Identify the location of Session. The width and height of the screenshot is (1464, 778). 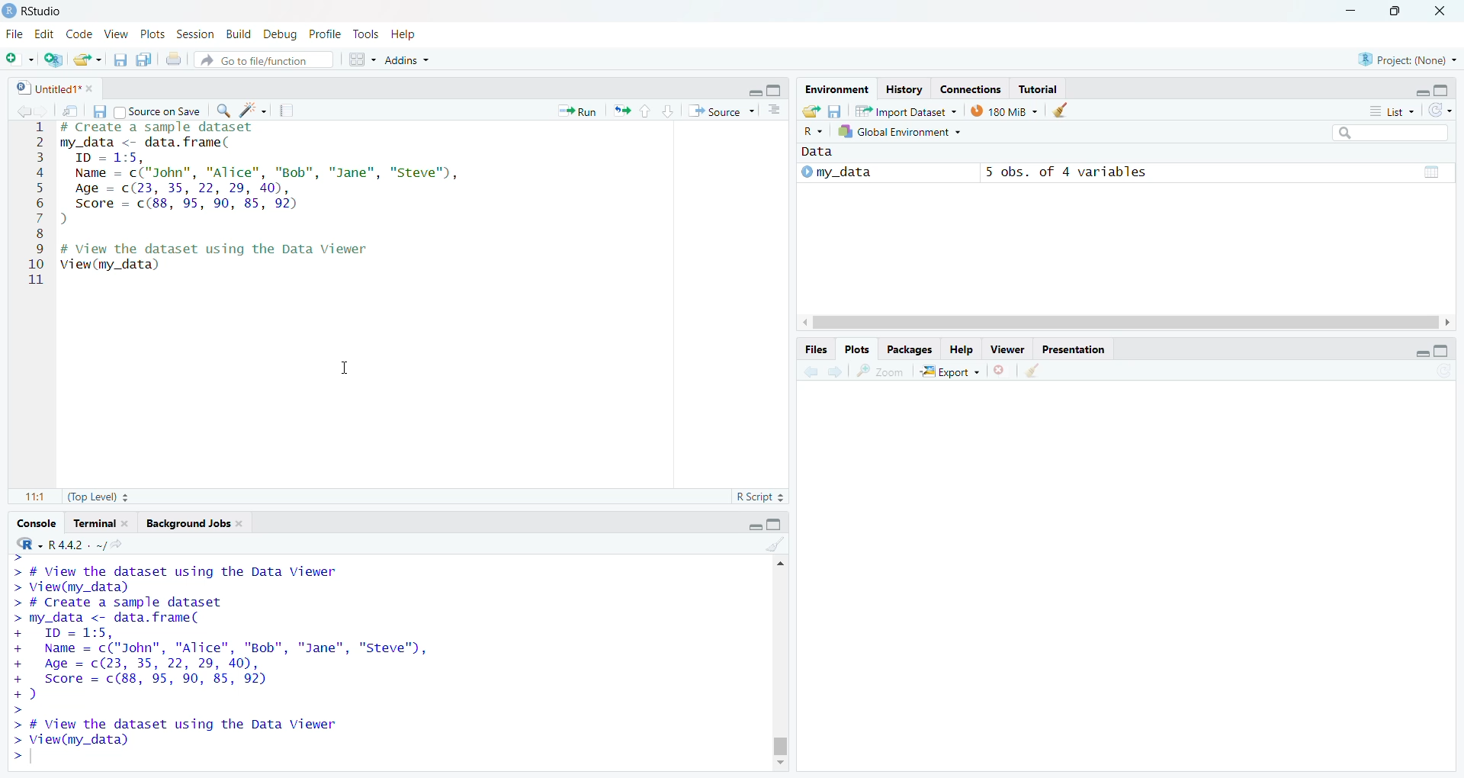
(197, 35).